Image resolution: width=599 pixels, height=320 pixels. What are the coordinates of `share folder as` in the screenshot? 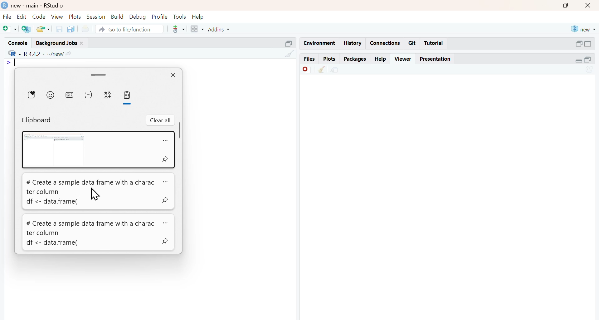 It's located at (44, 29).